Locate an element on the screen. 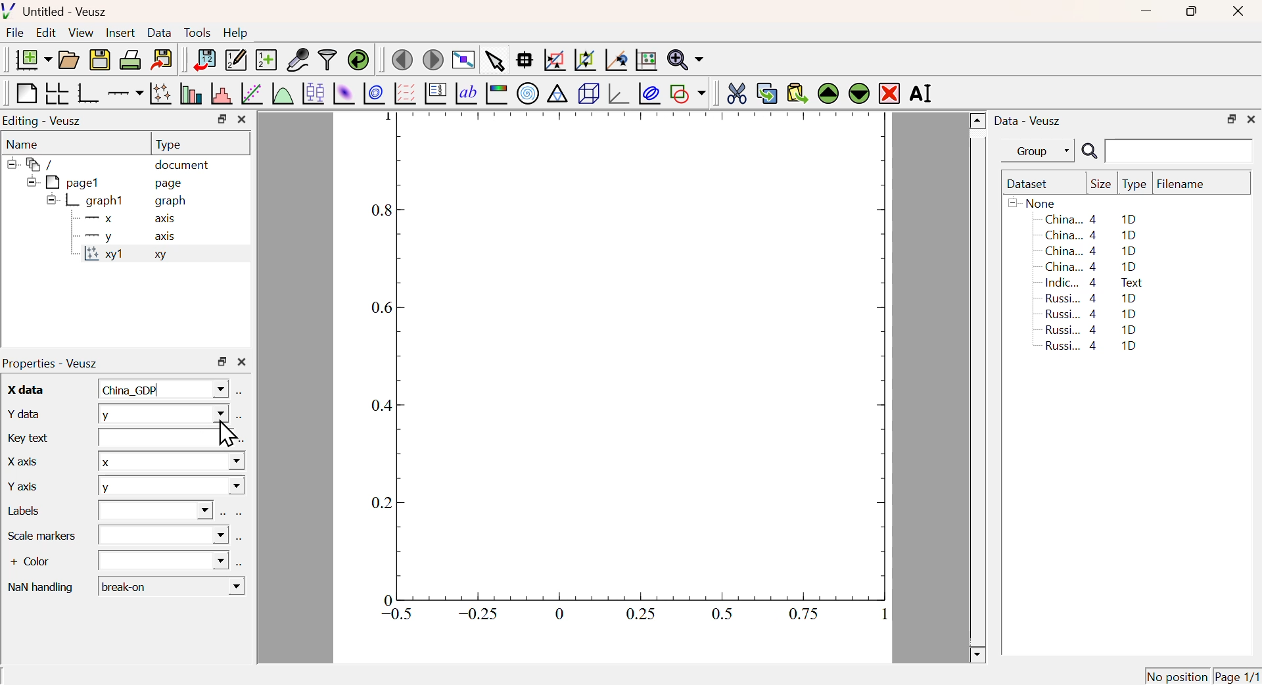  Move Up is located at coordinates (830, 94).